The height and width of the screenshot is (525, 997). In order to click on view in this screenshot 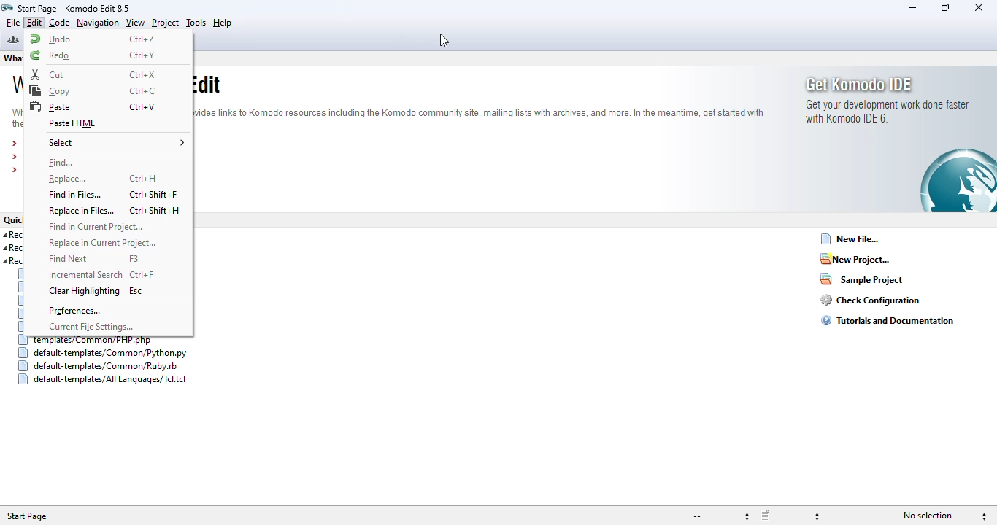, I will do `click(135, 23)`.